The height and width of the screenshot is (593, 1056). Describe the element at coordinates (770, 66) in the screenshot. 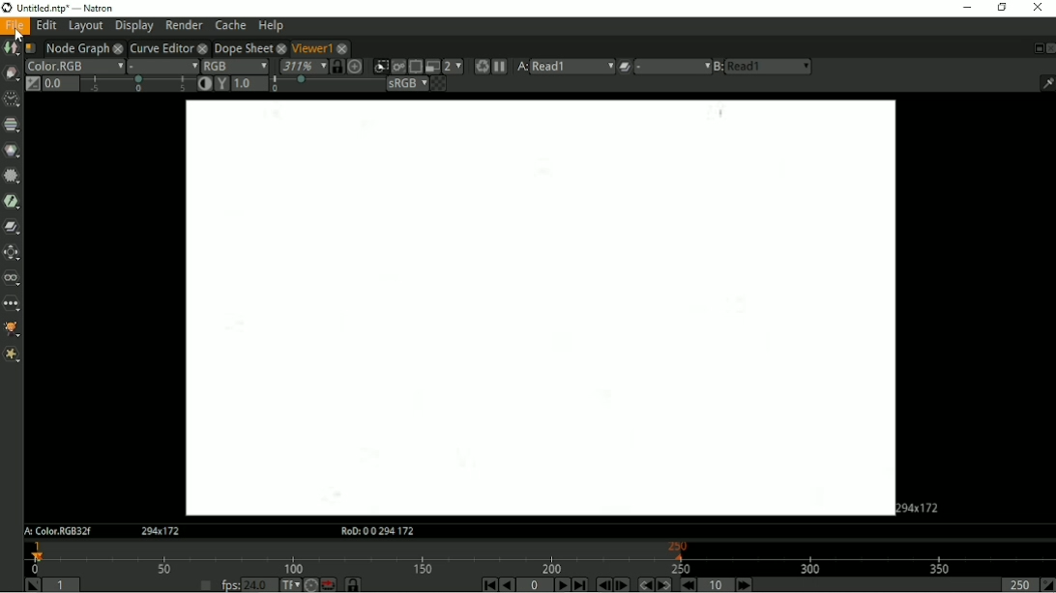

I see `read1` at that location.